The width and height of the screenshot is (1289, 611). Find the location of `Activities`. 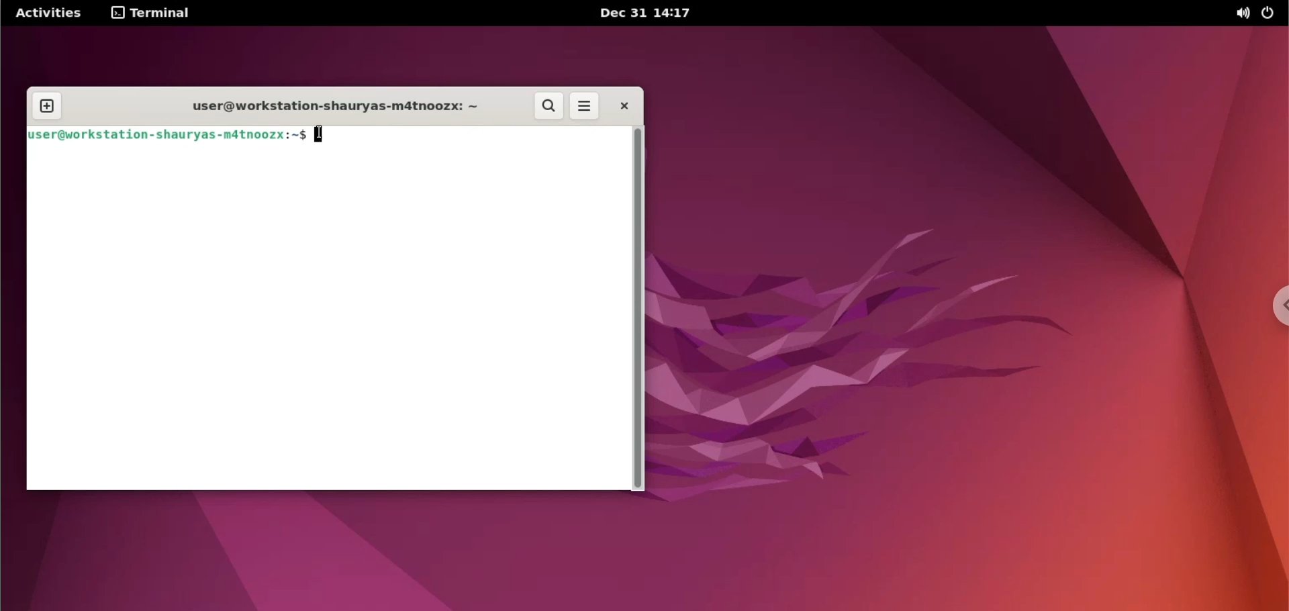

Activities is located at coordinates (49, 13).